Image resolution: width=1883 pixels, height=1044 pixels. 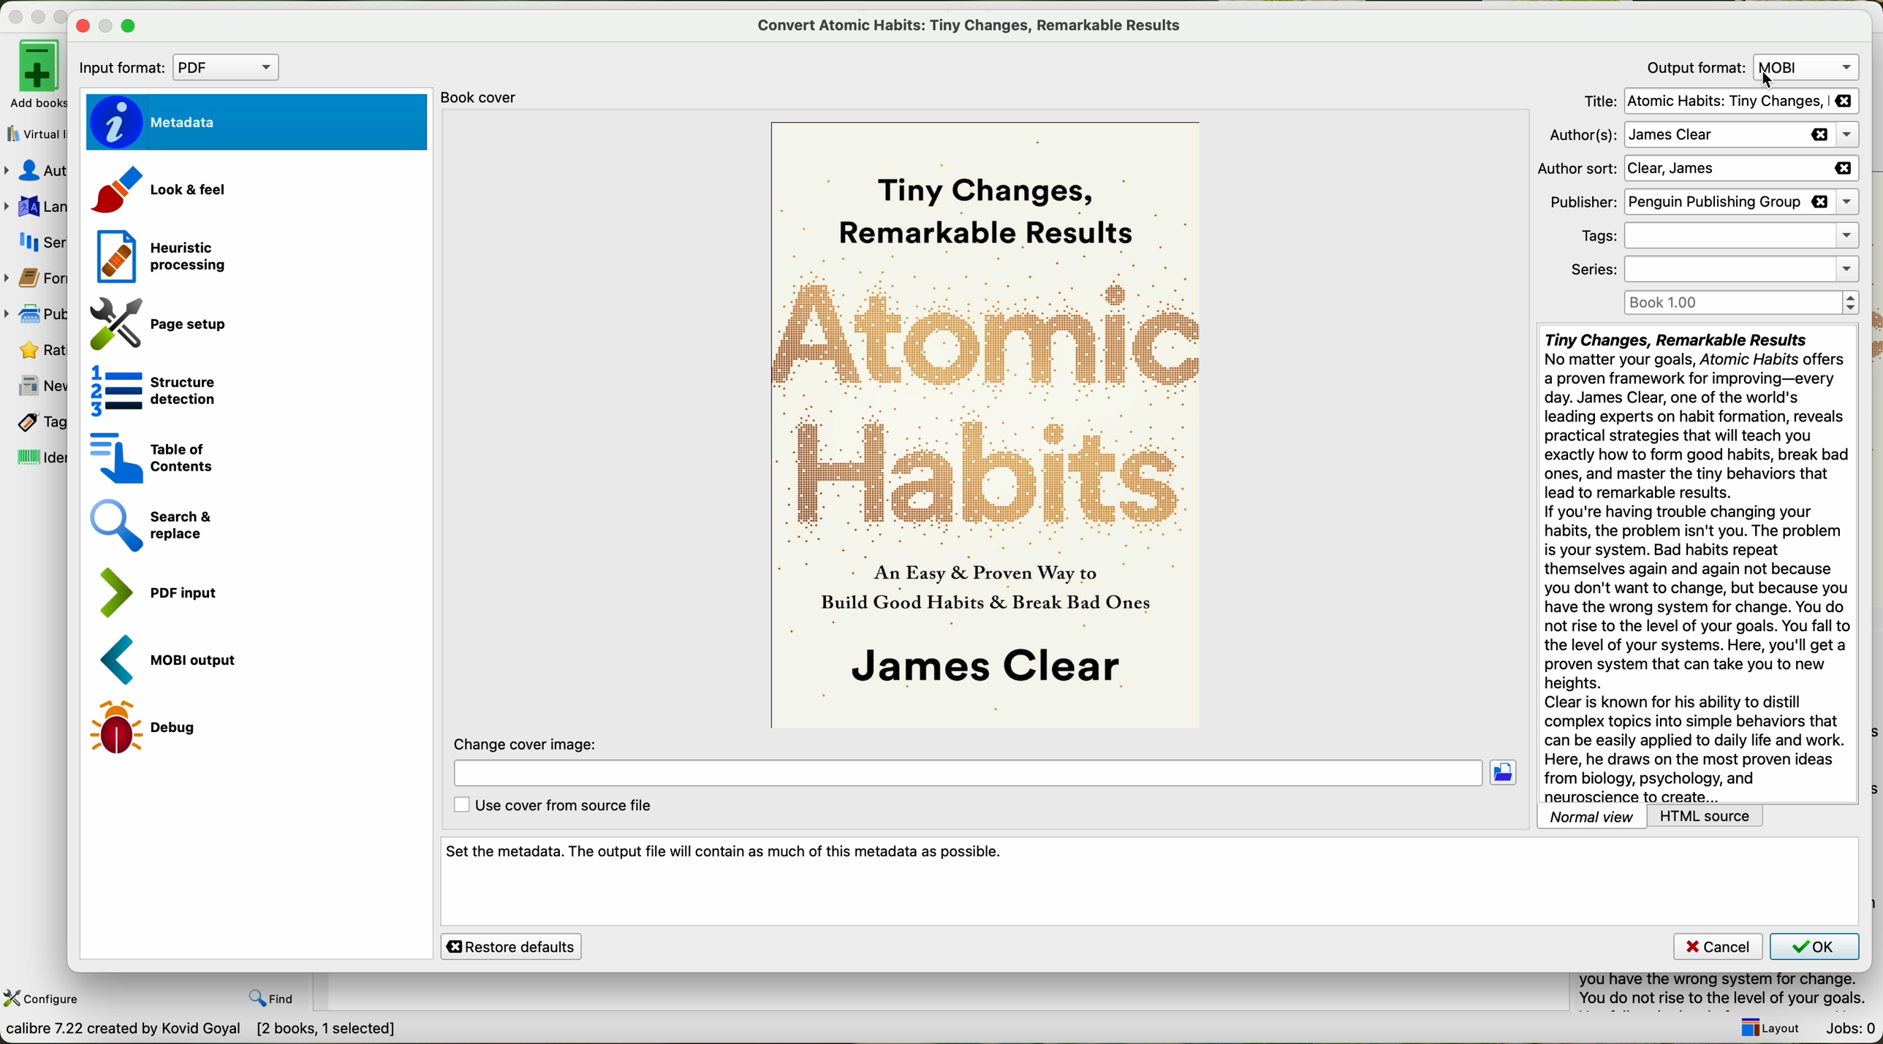 I want to click on book cover, so click(x=488, y=97).